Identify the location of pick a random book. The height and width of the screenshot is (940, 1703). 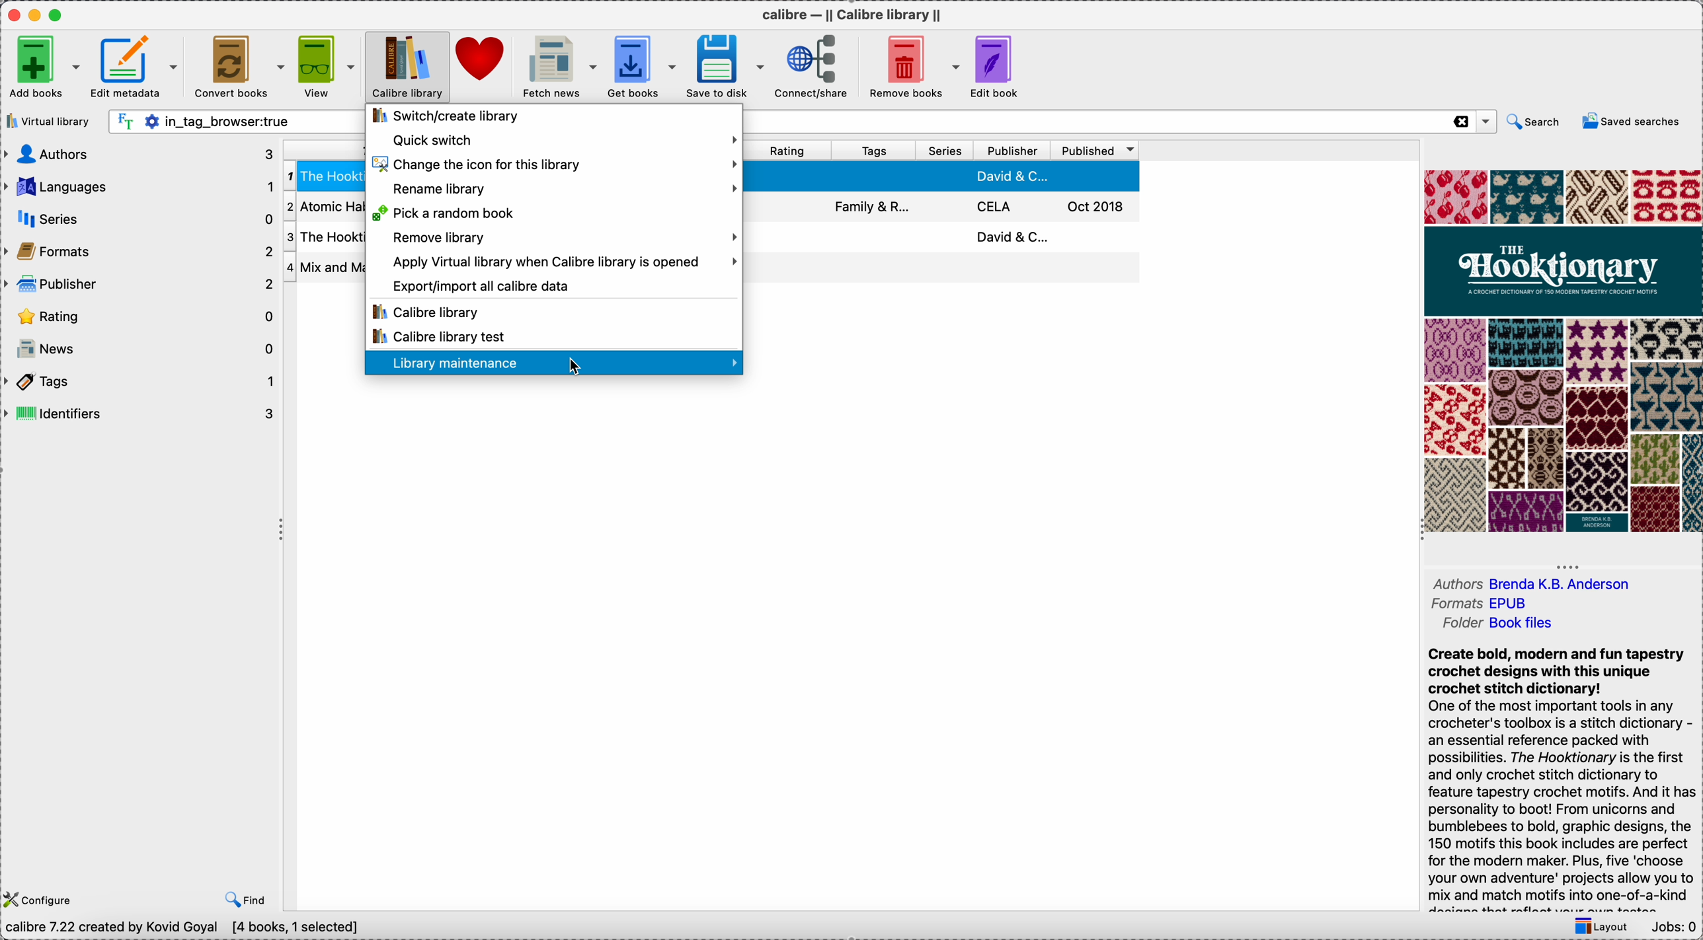
(450, 213).